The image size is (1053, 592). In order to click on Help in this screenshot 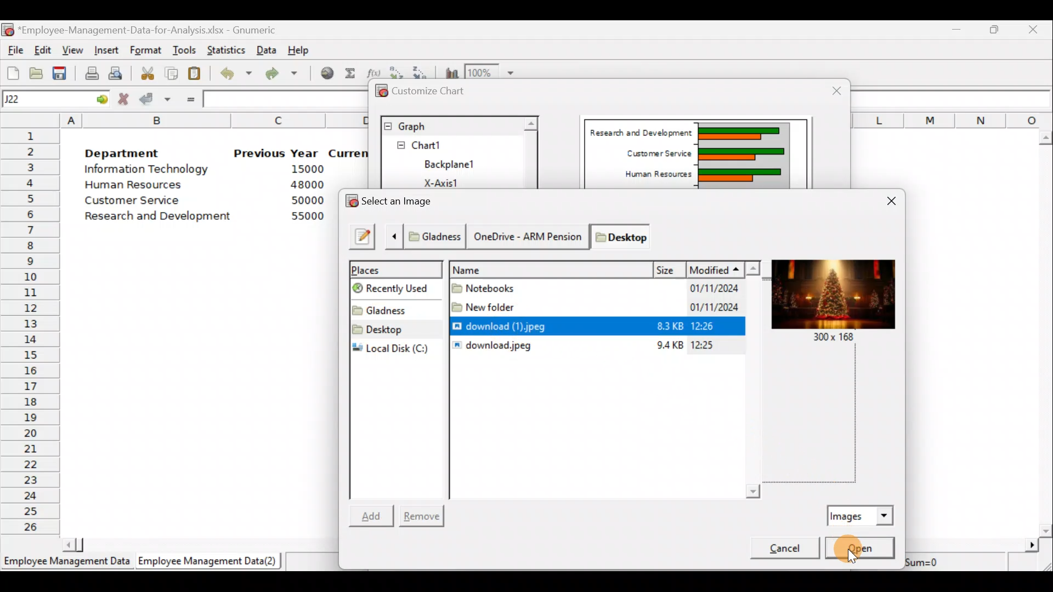, I will do `click(299, 48)`.